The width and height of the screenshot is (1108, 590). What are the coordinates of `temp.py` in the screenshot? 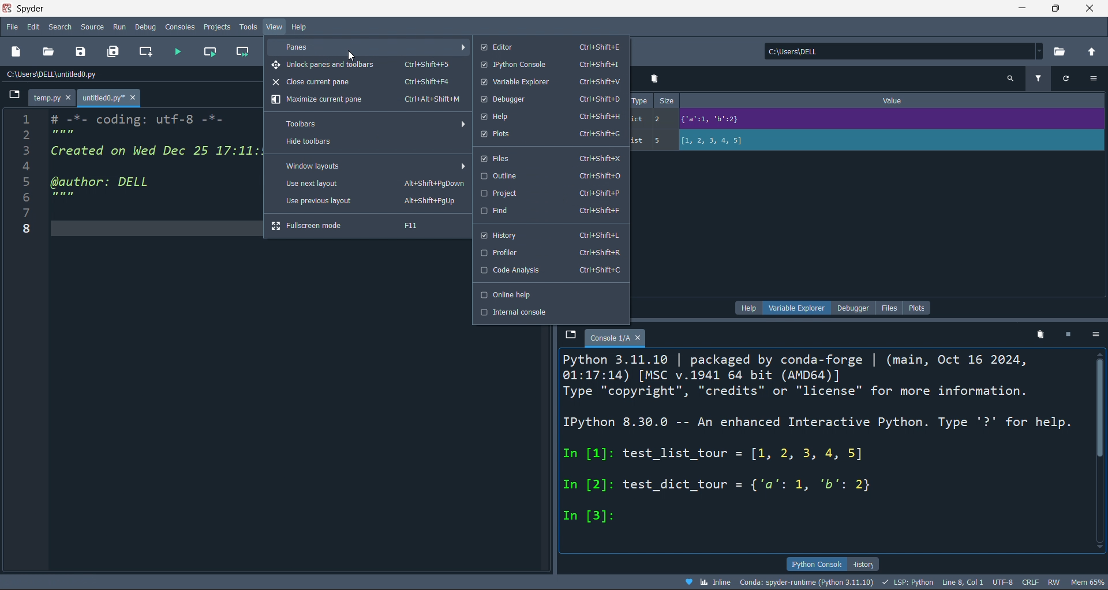 It's located at (51, 98).